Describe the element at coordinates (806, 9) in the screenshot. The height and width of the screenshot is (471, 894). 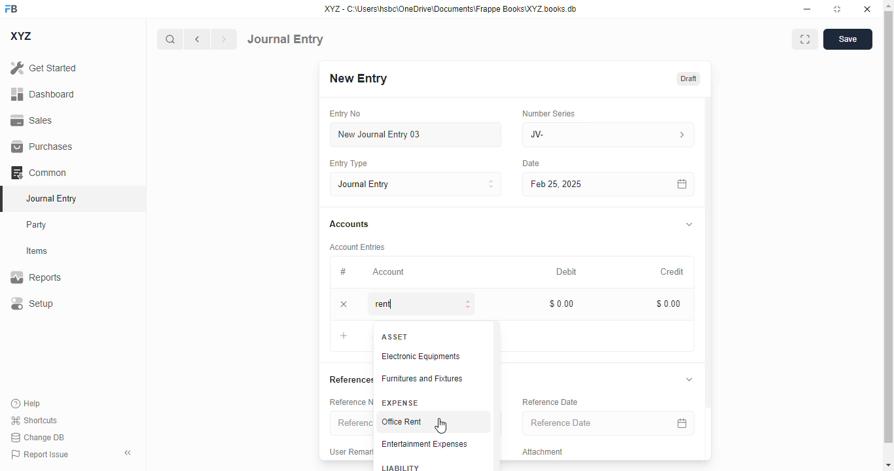
I see `minimize` at that location.